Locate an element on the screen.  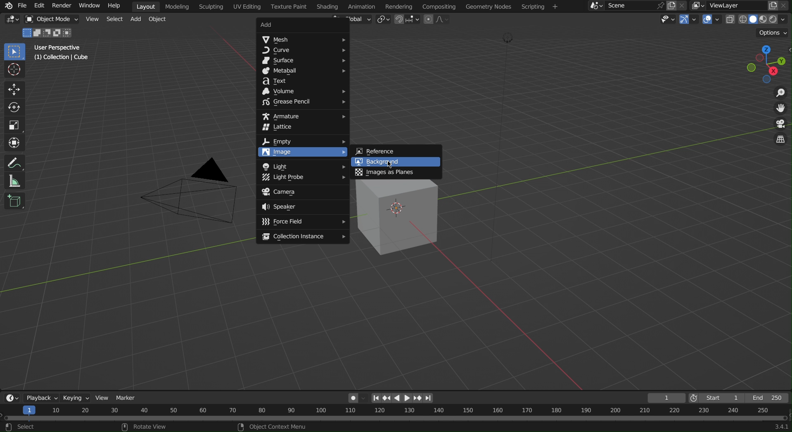
Zoom is located at coordinates (779, 93).